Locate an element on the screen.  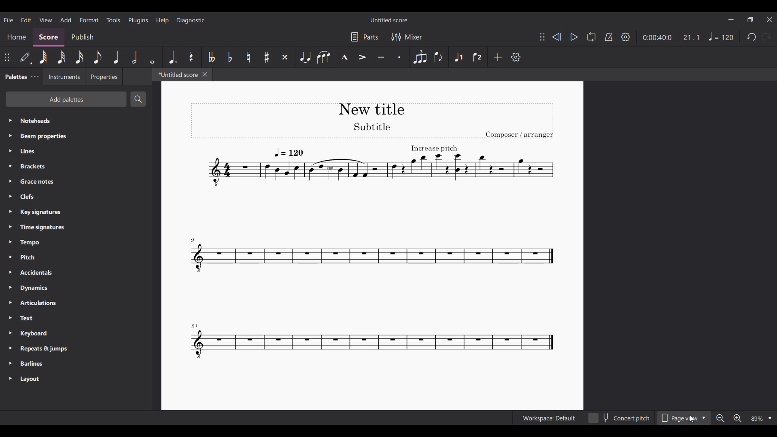
Pitch is located at coordinates (76, 257).